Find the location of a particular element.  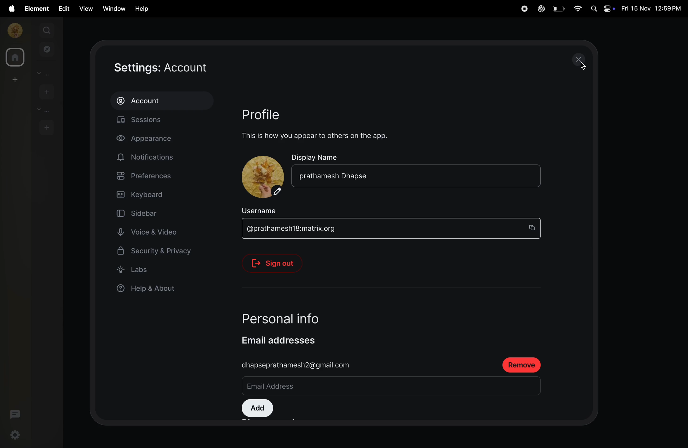

personal info is located at coordinates (294, 316).